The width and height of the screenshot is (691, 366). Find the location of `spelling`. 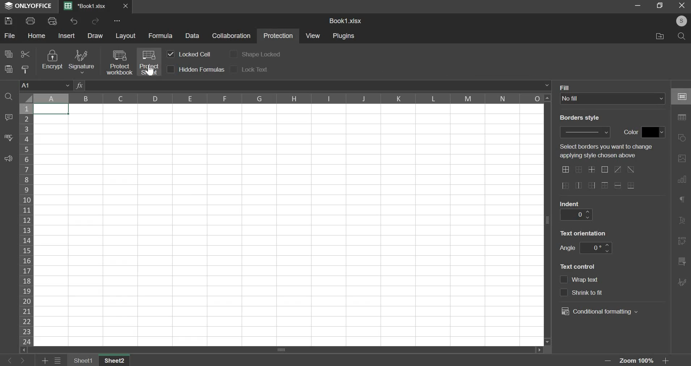

spelling is located at coordinates (9, 137).